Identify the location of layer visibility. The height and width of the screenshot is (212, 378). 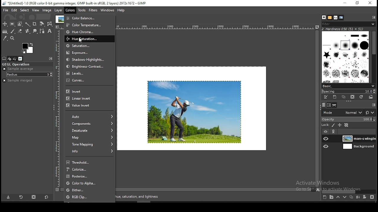
(325, 132).